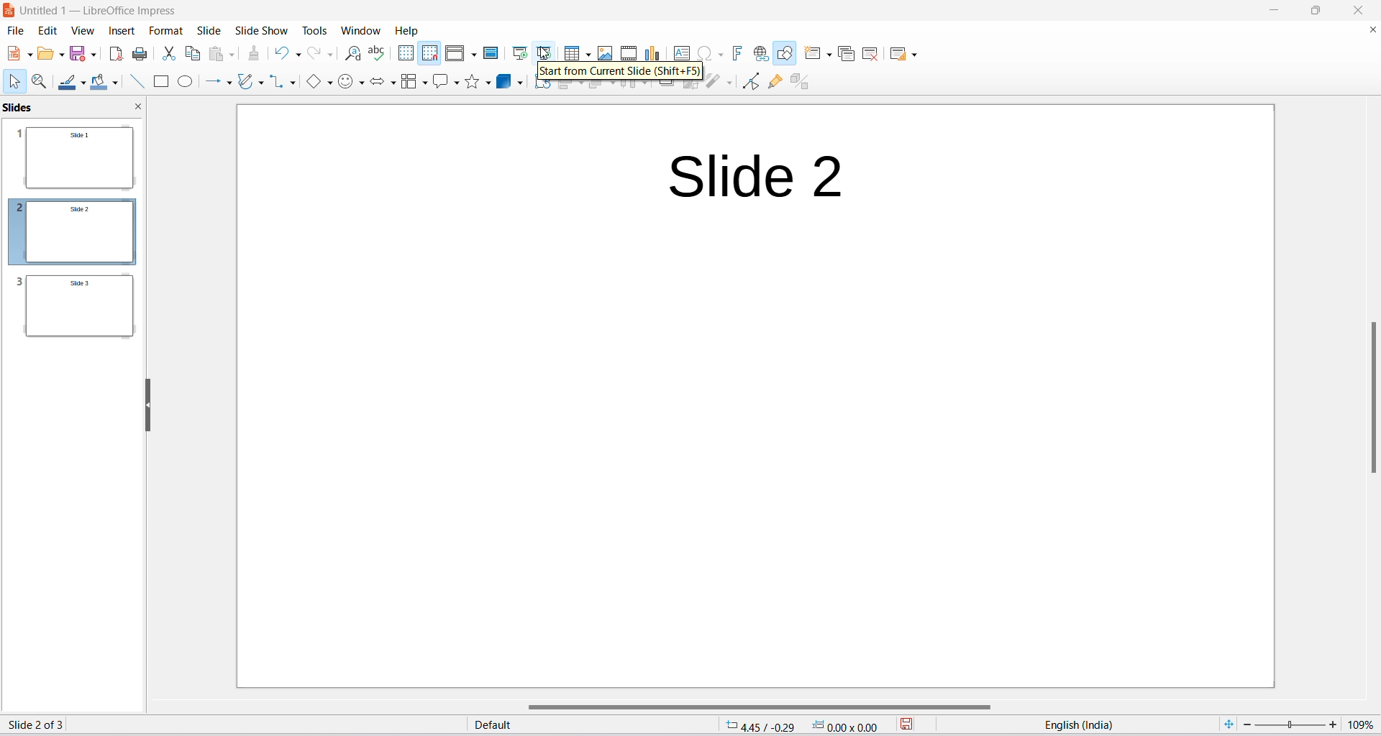 The width and height of the screenshot is (1381, 736). Describe the element at coordinates (607, 50) in the screenshot. I see `insert images` at that location.